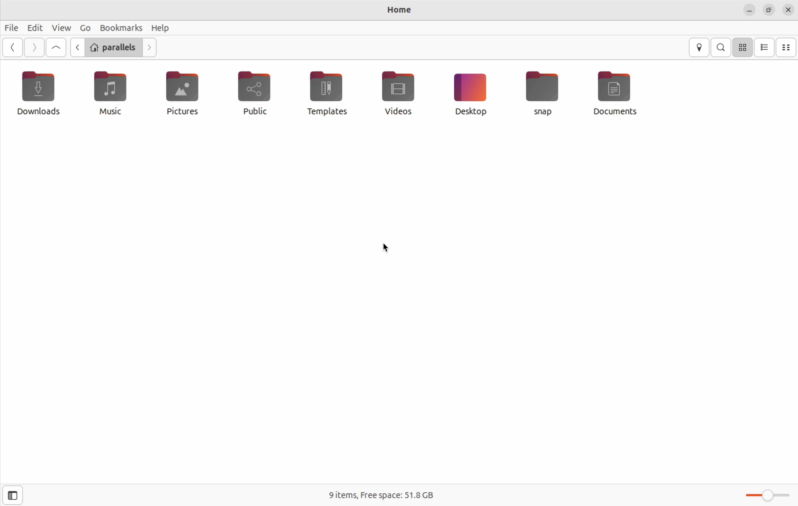 This screenshot has width=798, height=506. What do you see at coordinates (12, 28) in the screenshot?
I see `File` at bounding box center [12, 28].